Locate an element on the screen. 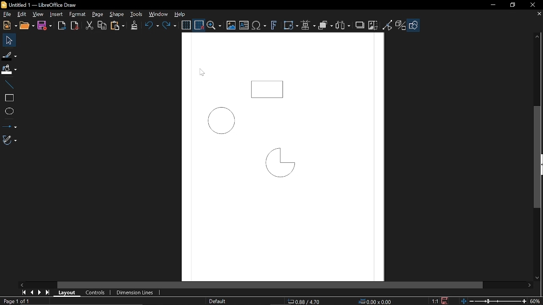 The width and height of the screenshot is (543, 305). Select is located at coordinates (8, 40).